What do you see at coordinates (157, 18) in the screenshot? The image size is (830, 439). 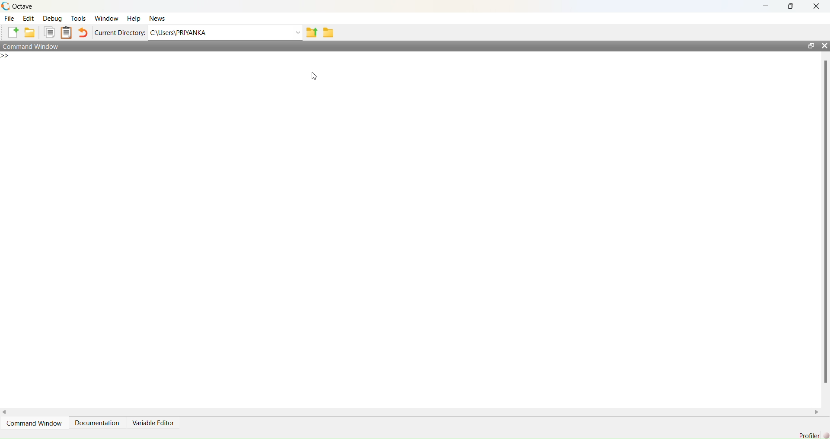 I see `News` at bounding box center [157, 18].